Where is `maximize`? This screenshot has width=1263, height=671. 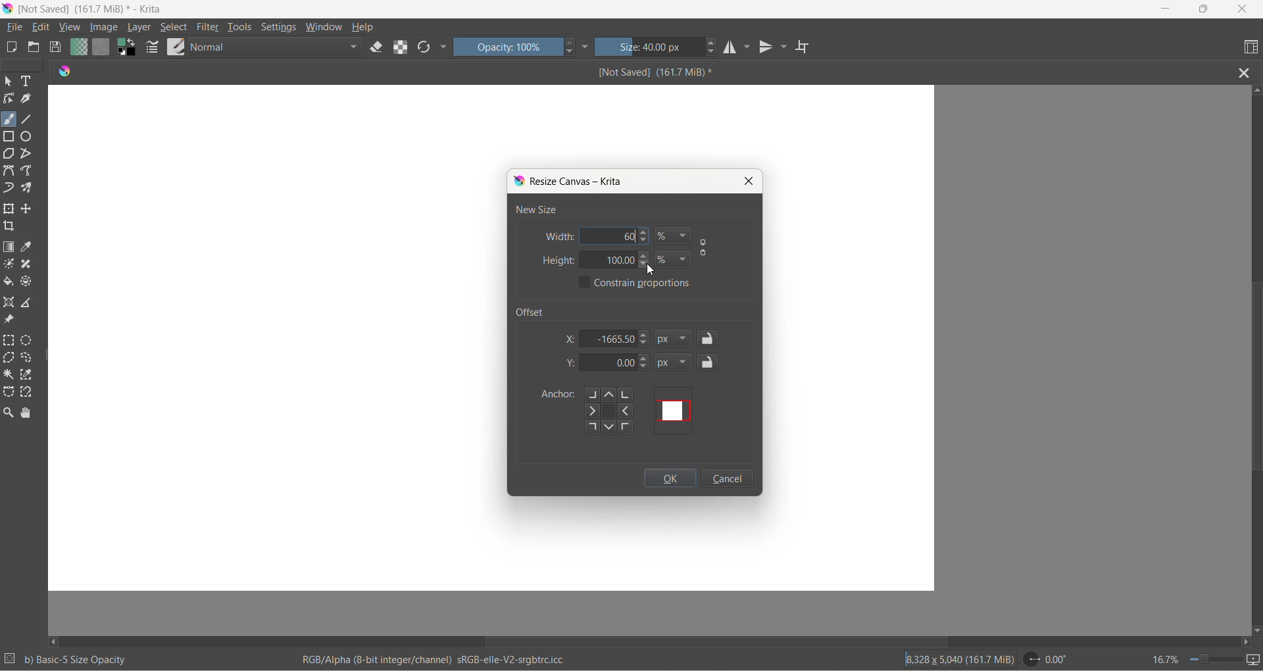
maximize is located at coordinates (1202, 9).